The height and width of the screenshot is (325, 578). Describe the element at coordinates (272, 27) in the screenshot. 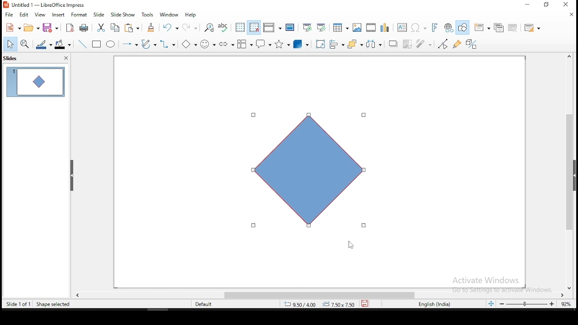

I see `display views` at that location.